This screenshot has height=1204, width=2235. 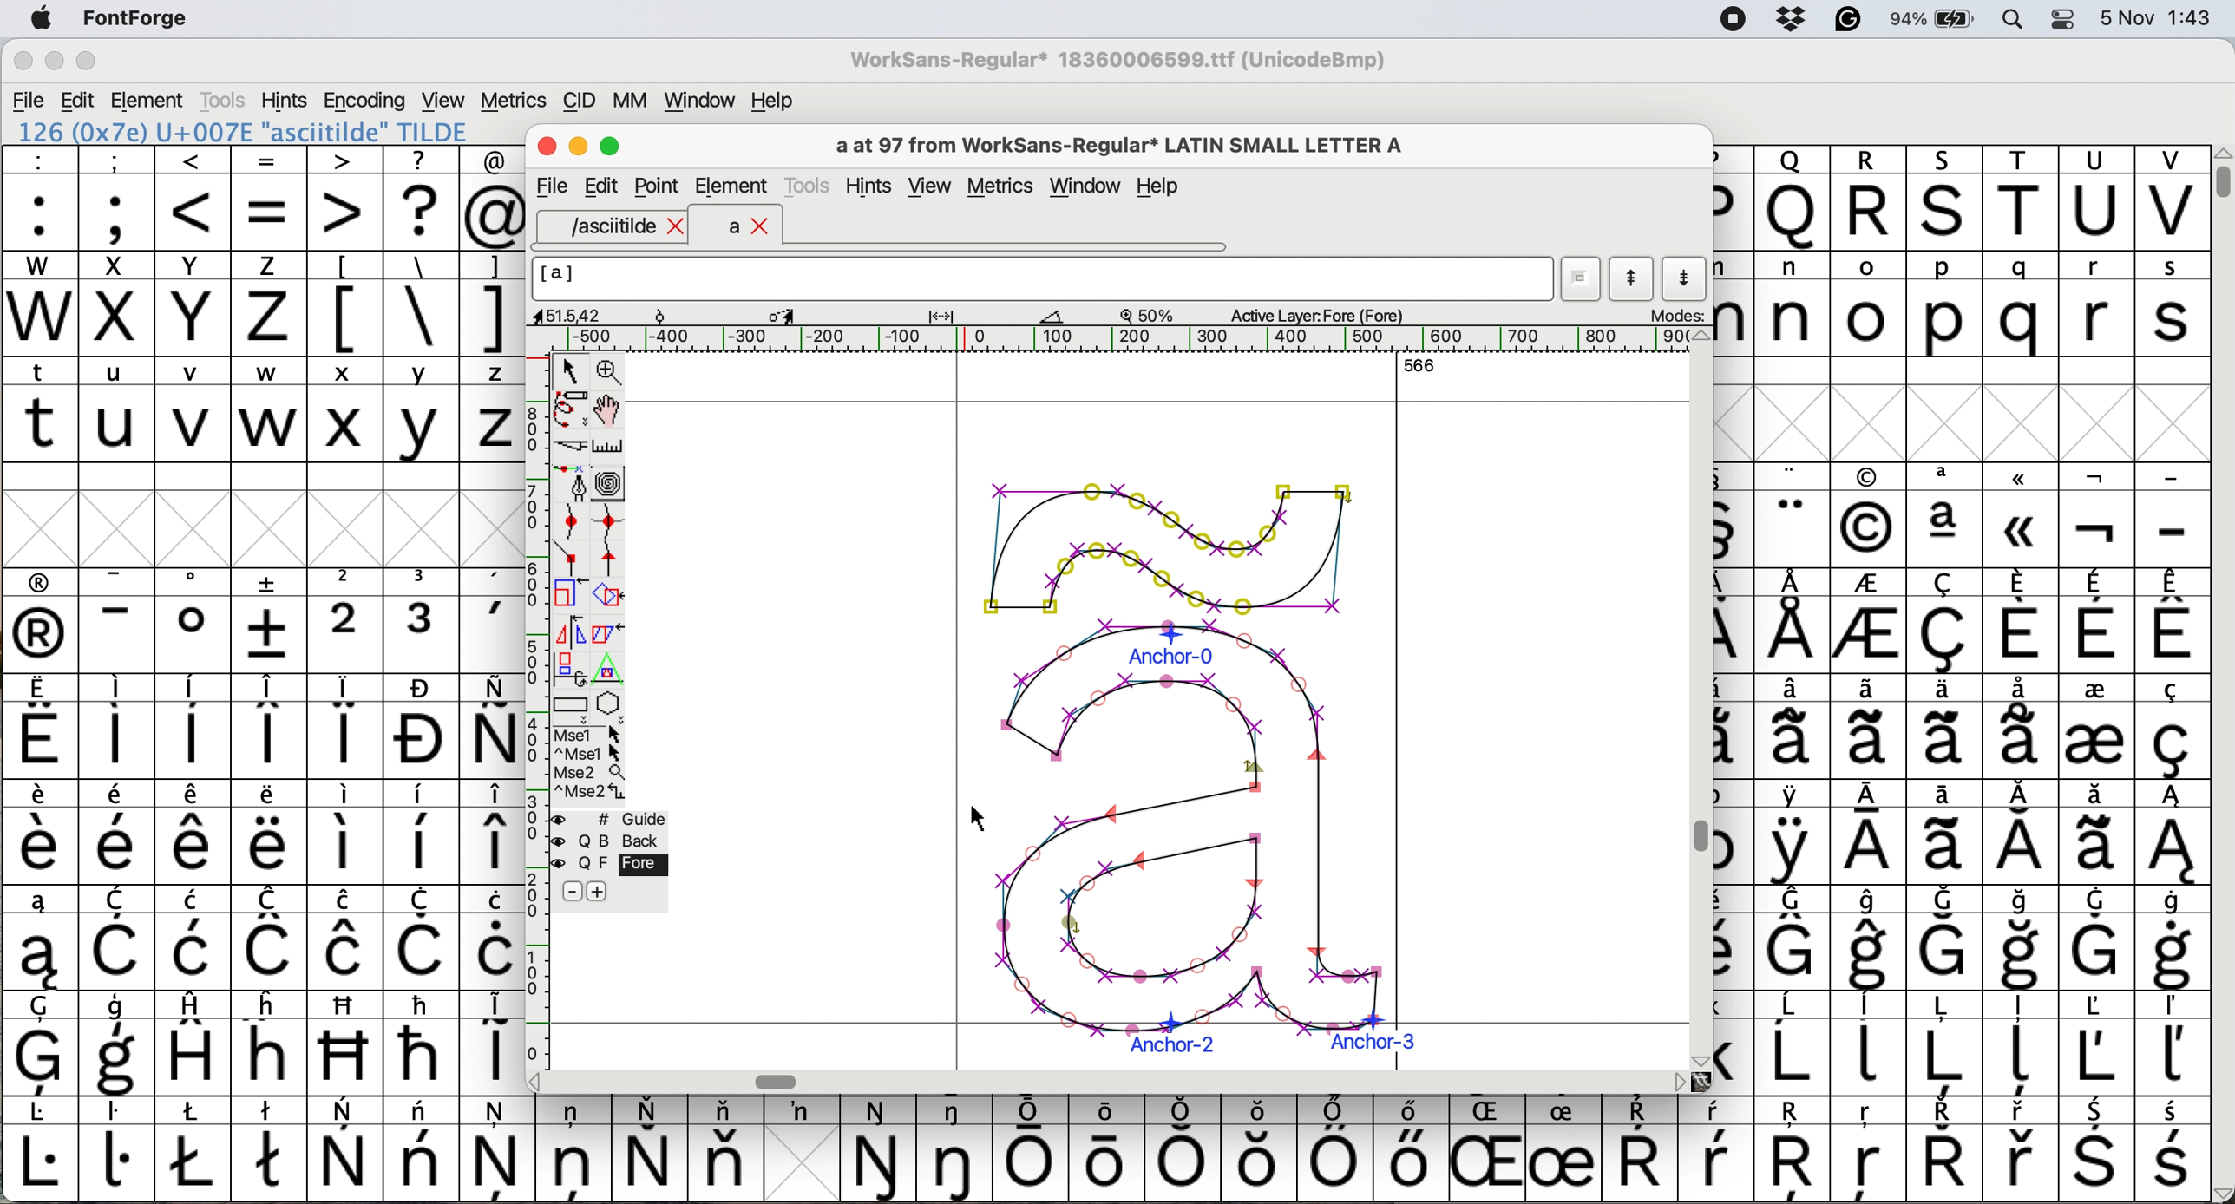 What do you see at coordinates (80, 101) in the screenshot?
I see `edit` at bounding box center [80, 101].